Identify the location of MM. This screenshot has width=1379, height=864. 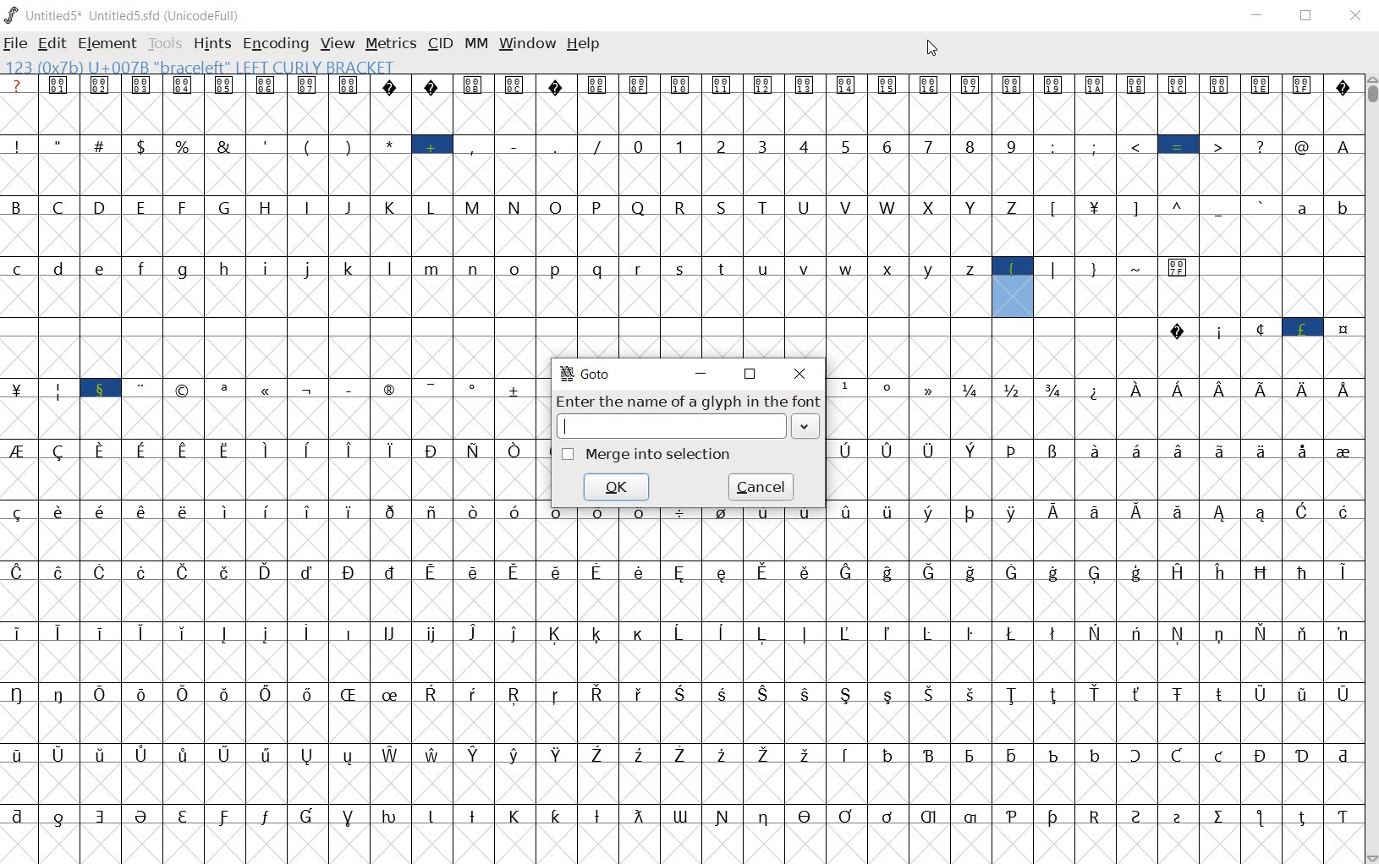
(476, 45).